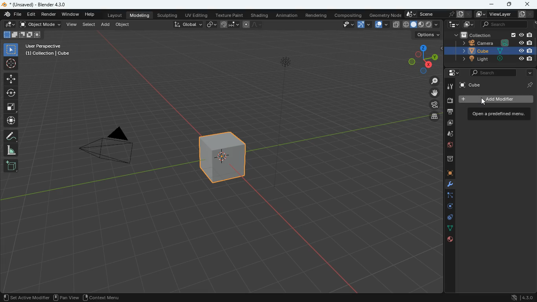 The width and height of the screenshot is (537, 302). Describe the element at coordinates (449, 185) in the screenshot. I see `modifiers` at that location.